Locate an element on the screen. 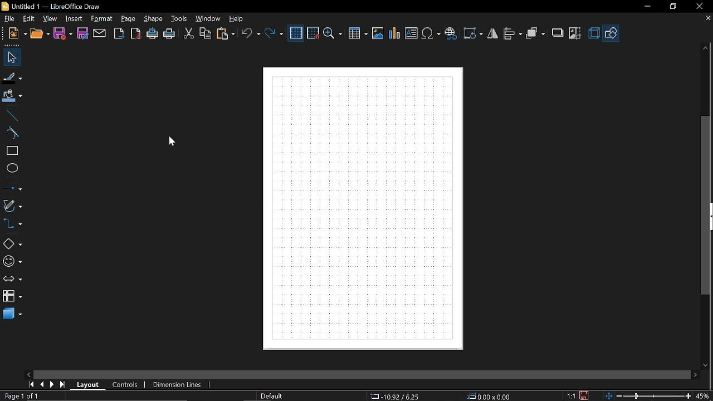  Flip is located at coordinates (493, 33).